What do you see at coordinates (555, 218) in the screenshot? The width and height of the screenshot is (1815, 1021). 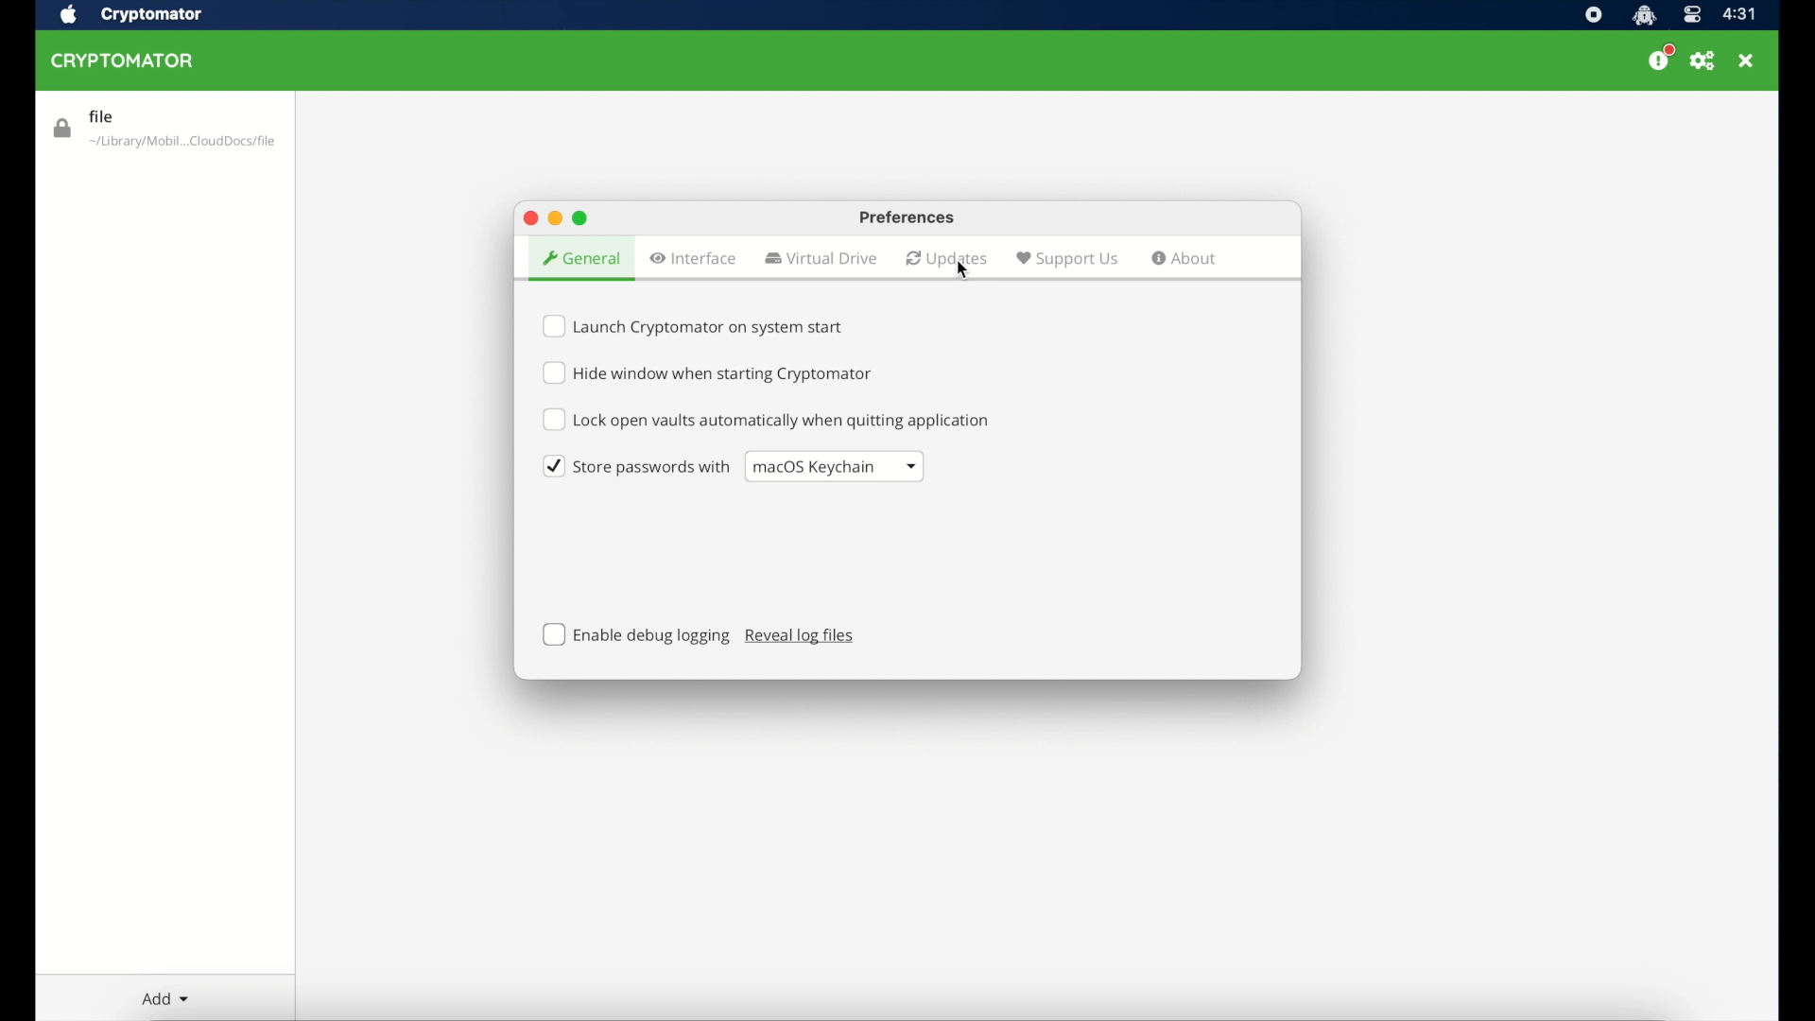 I see `minimize` at bounding box center [555, 218].